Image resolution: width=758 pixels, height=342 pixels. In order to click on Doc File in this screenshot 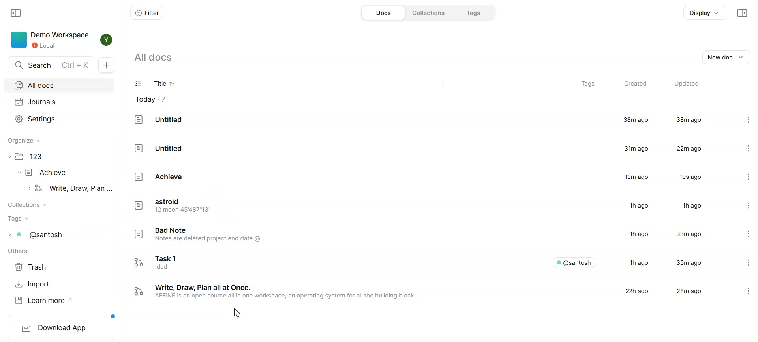, I will do `click(424, 292)`.